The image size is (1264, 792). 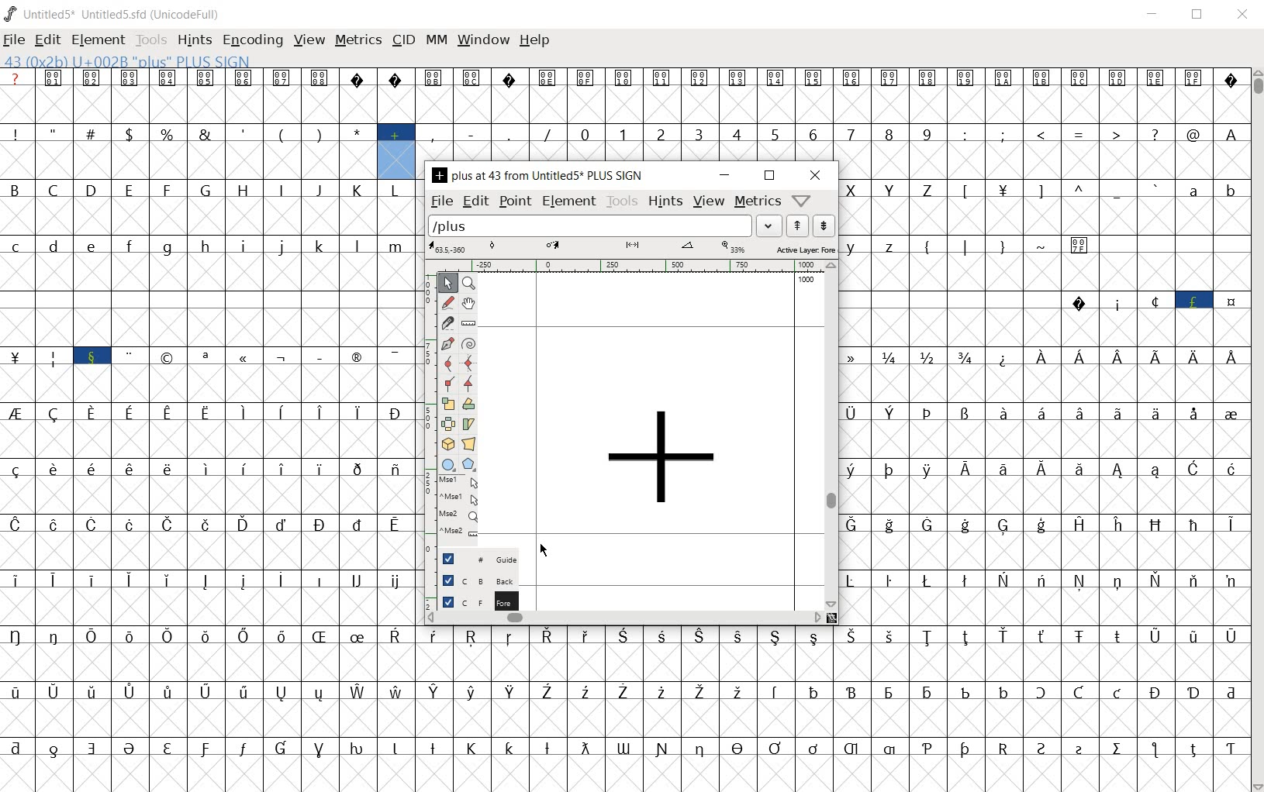 What do you see at coordinates (116, 14) in the screenshot?
I see `Untitled1 Untitled1.sfd (UnicodeFull)` at bounding box center [116, 14].